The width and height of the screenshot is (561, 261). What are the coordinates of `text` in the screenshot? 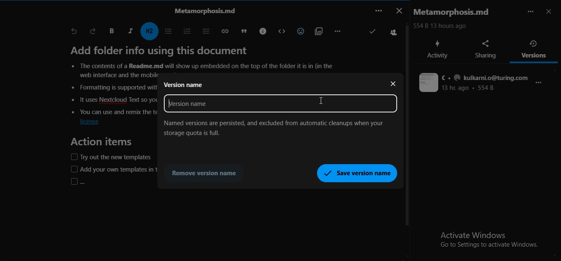 It's located at (454, 12).